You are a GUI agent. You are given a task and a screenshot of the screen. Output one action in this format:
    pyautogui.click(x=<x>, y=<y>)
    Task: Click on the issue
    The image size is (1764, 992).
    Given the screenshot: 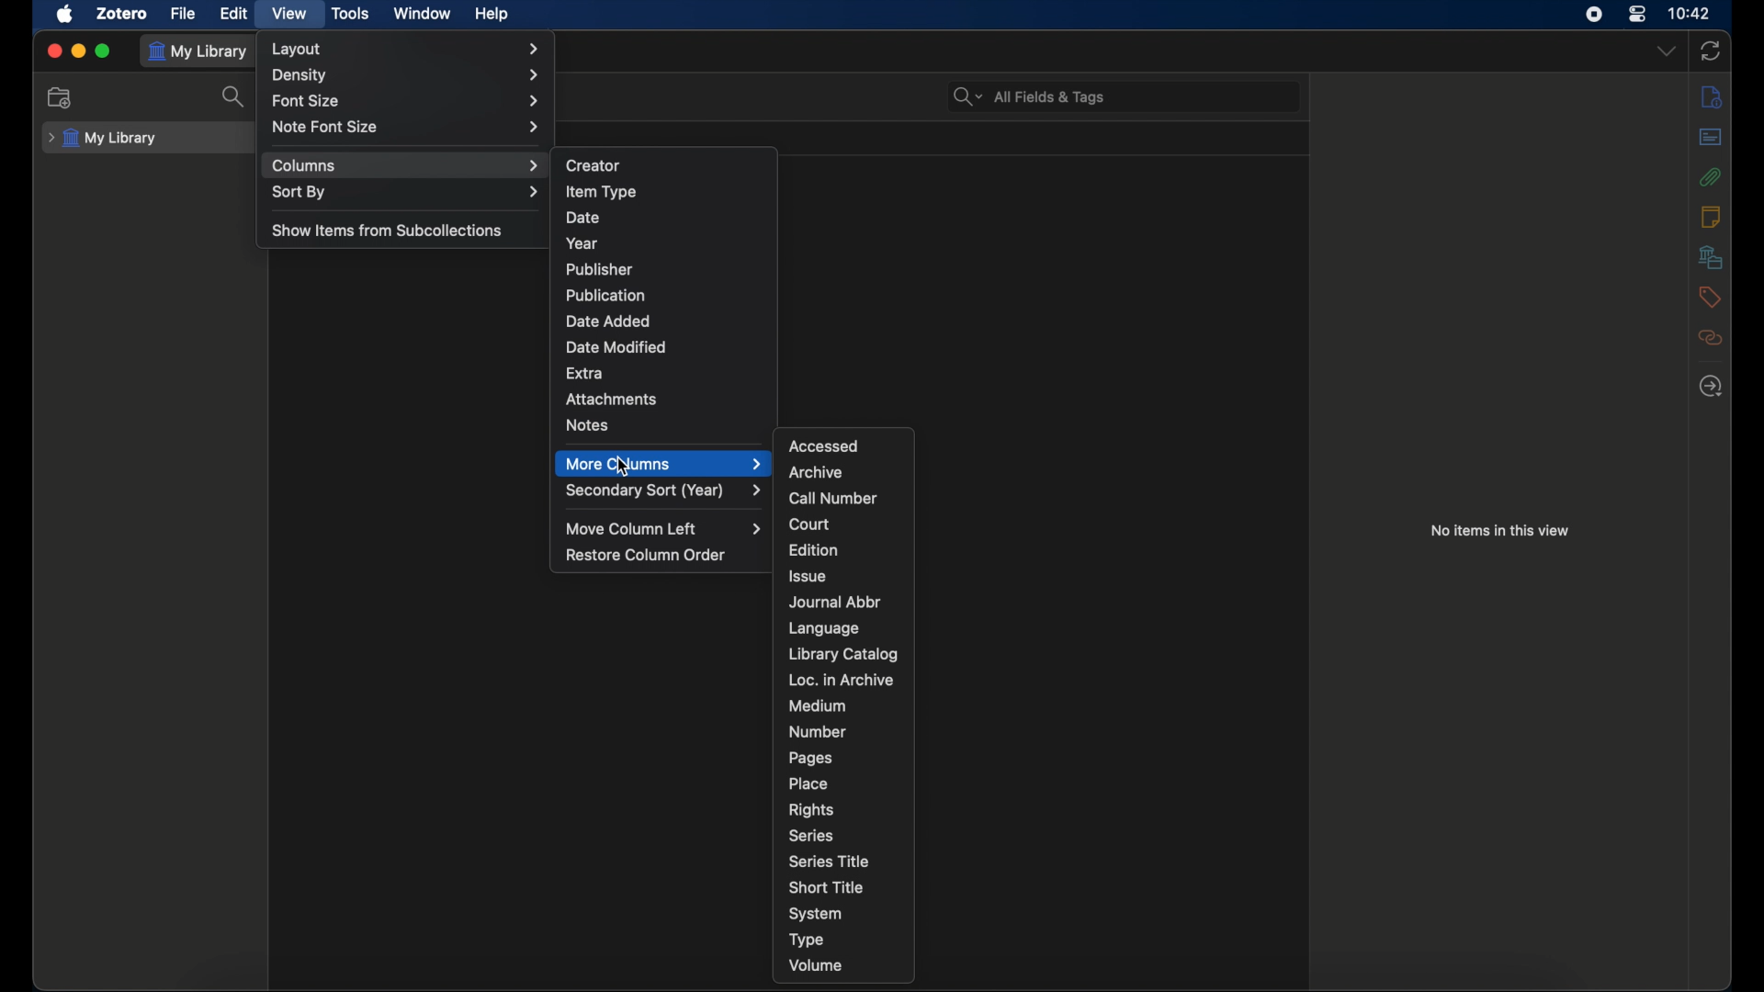 What is the action you would take?
    pyautogui.click(x=808, y=577)
    